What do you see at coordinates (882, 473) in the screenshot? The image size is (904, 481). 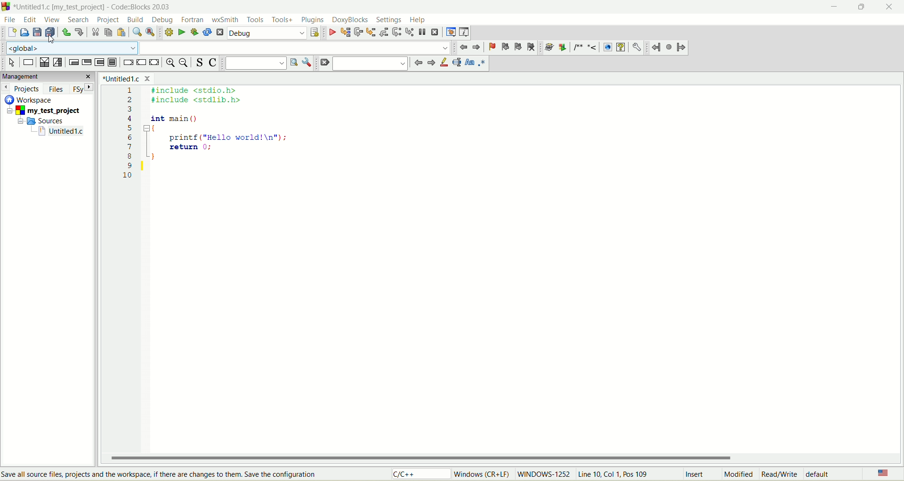 I see `language` at bounding box center [882, 473].